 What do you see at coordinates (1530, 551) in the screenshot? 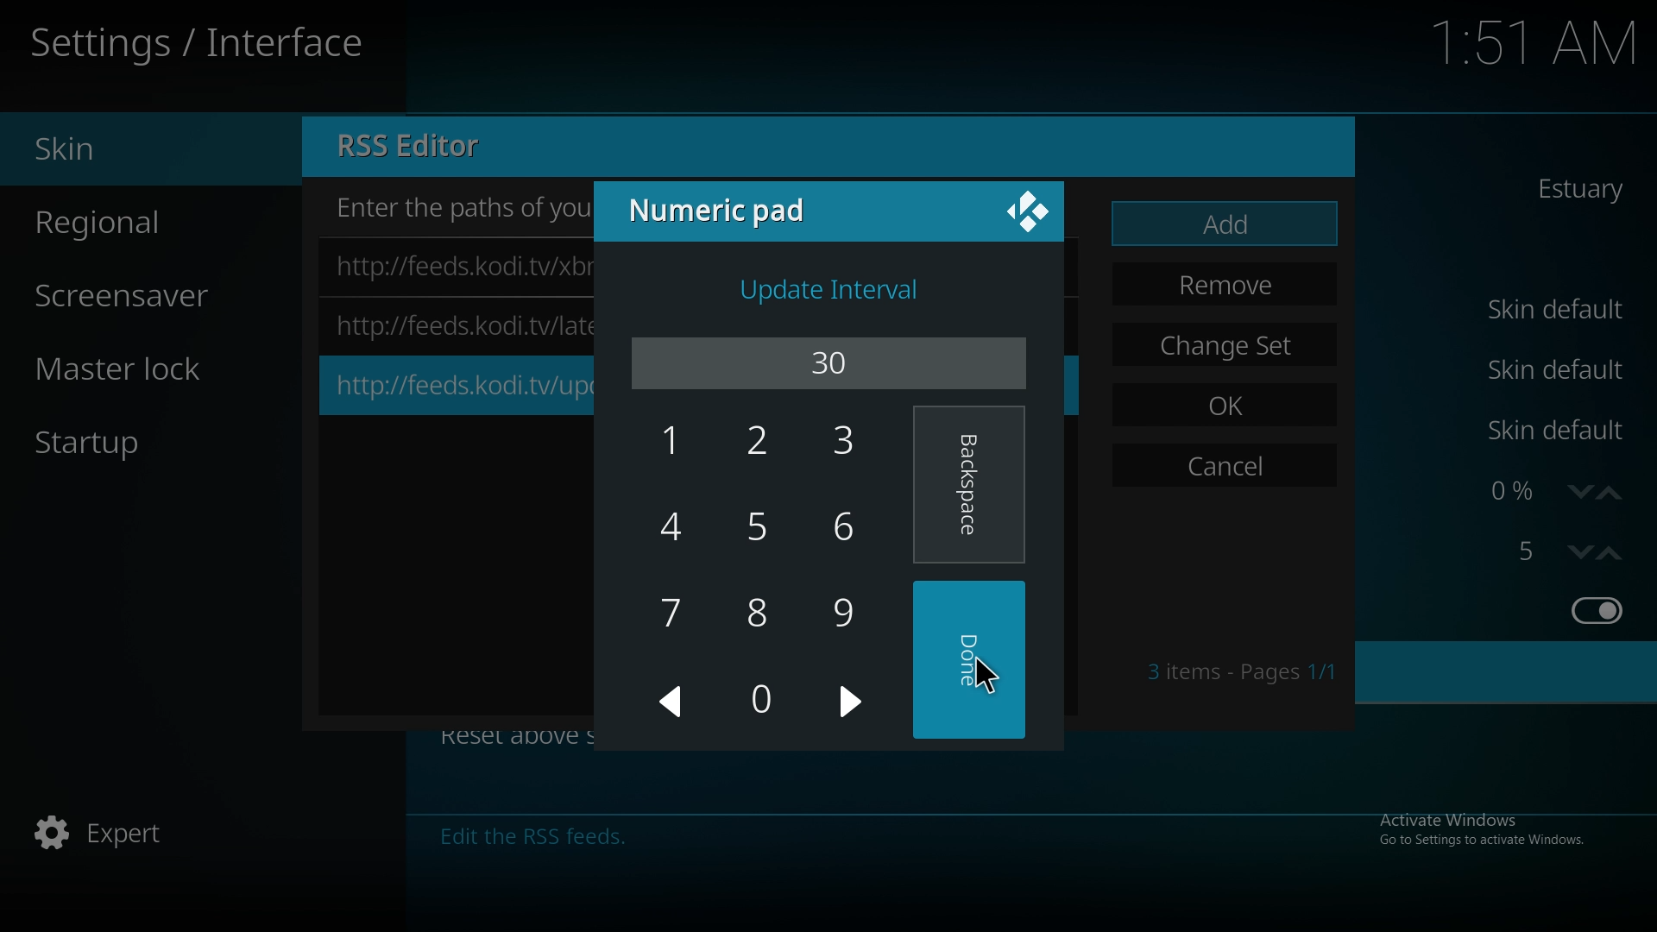
I see `stereoscopic 3d effect strength` at bounding box center [1530, 551].